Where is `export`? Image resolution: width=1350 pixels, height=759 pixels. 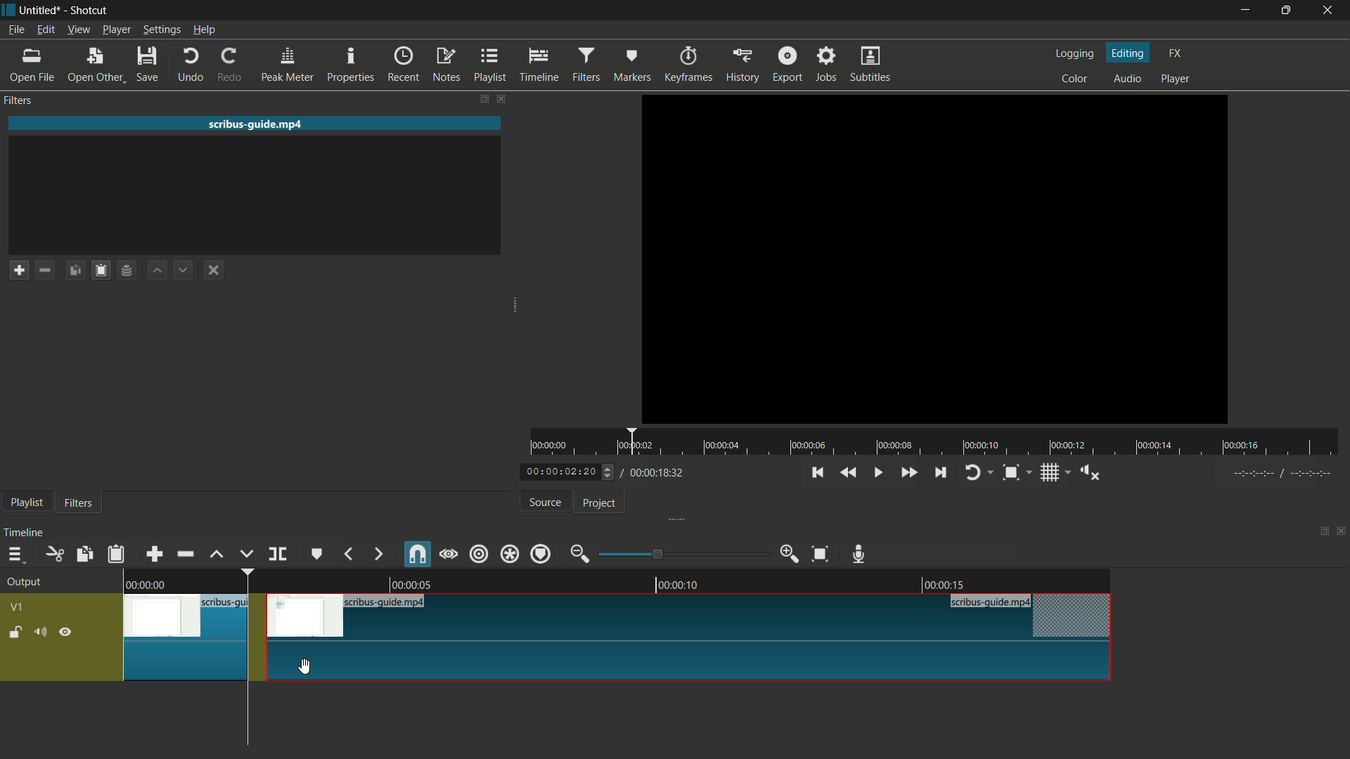
export is located at coordinates (787, 65).